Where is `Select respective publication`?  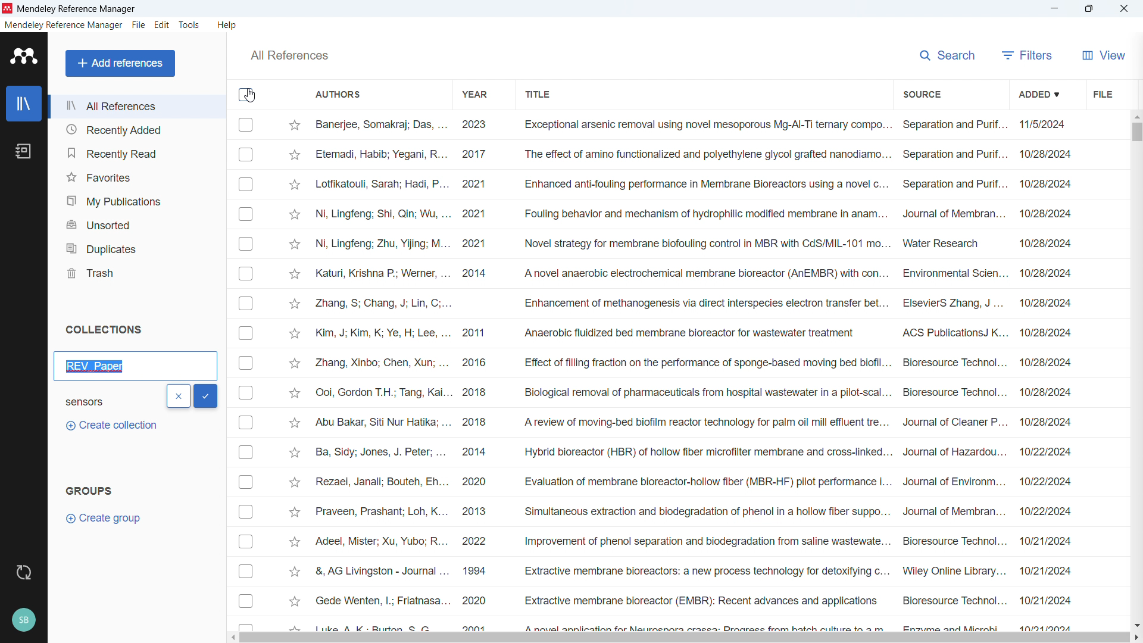
Select respective publication is located at coordinates (246, 600).